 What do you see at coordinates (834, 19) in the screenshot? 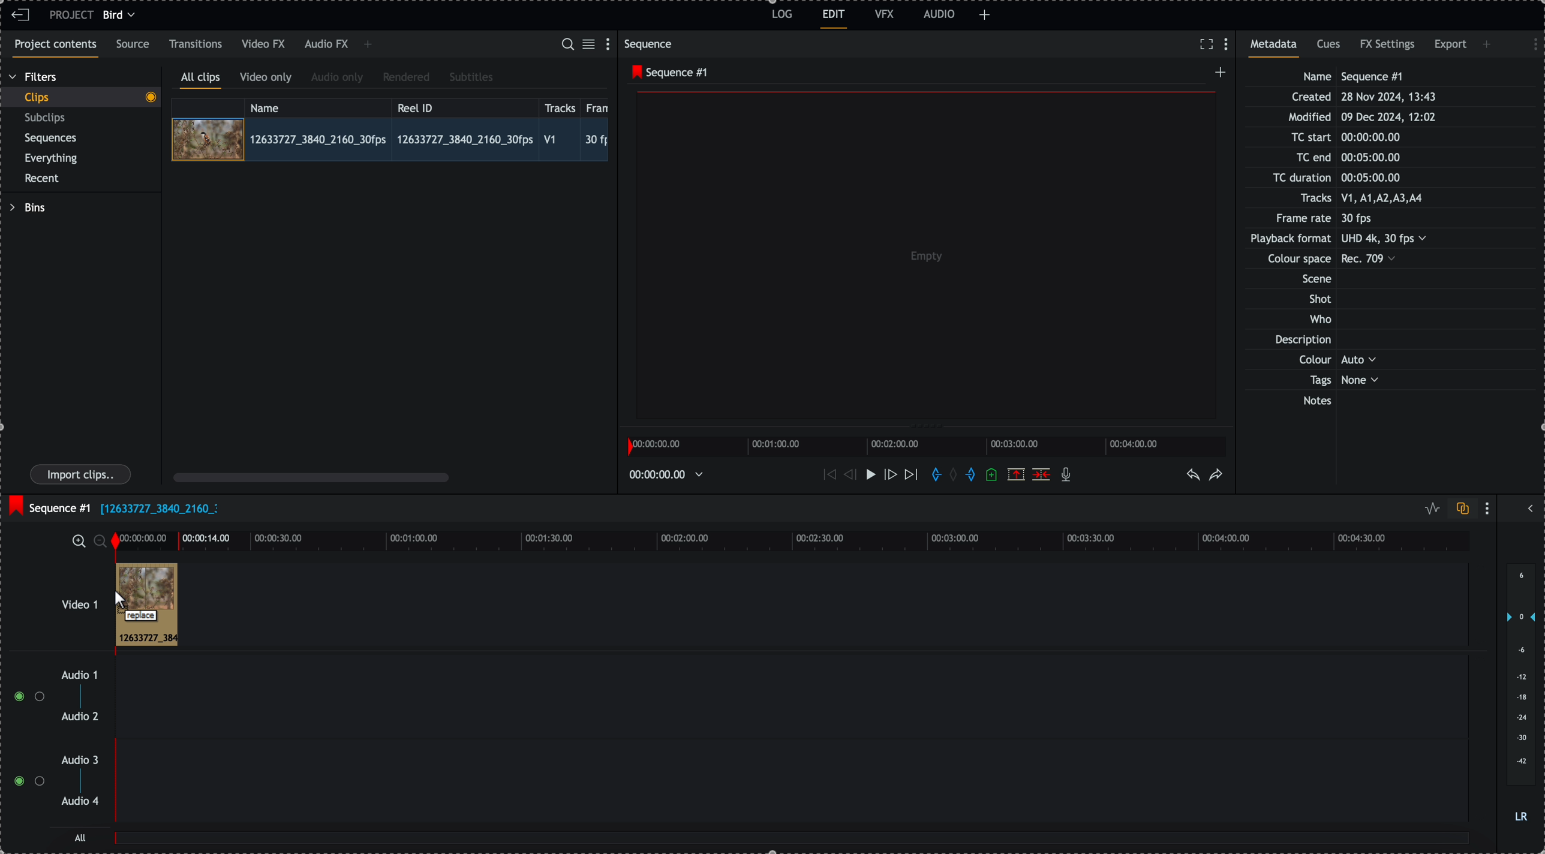
I see `edit` at bounding box center [834, 19].